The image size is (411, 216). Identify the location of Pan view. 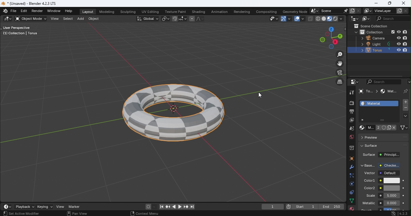
(77, 214).